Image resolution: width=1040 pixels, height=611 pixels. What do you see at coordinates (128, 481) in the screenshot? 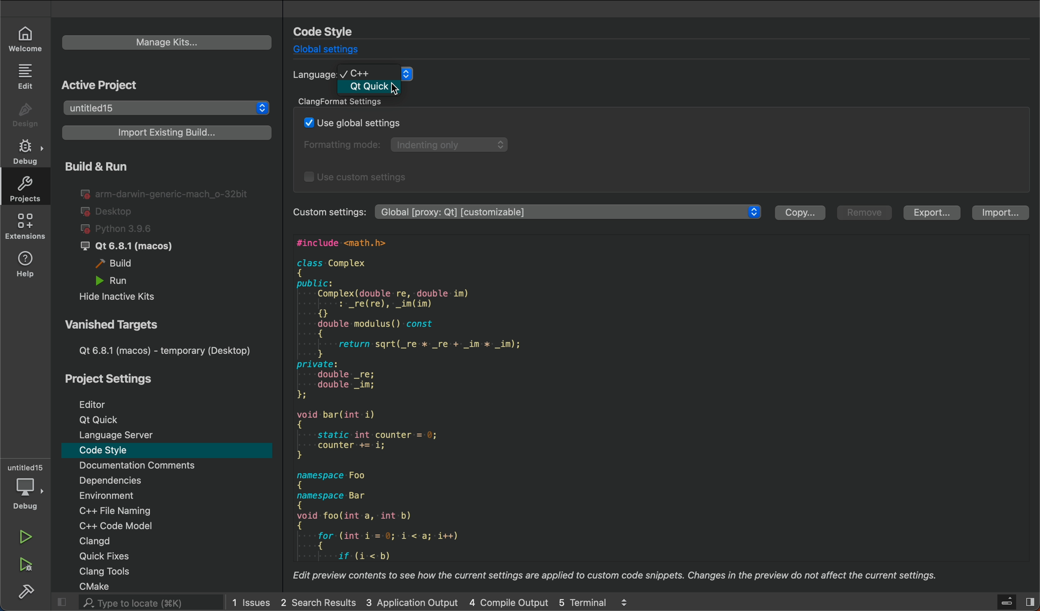
I see `Dependencies ` at bounding box center [128, 481].